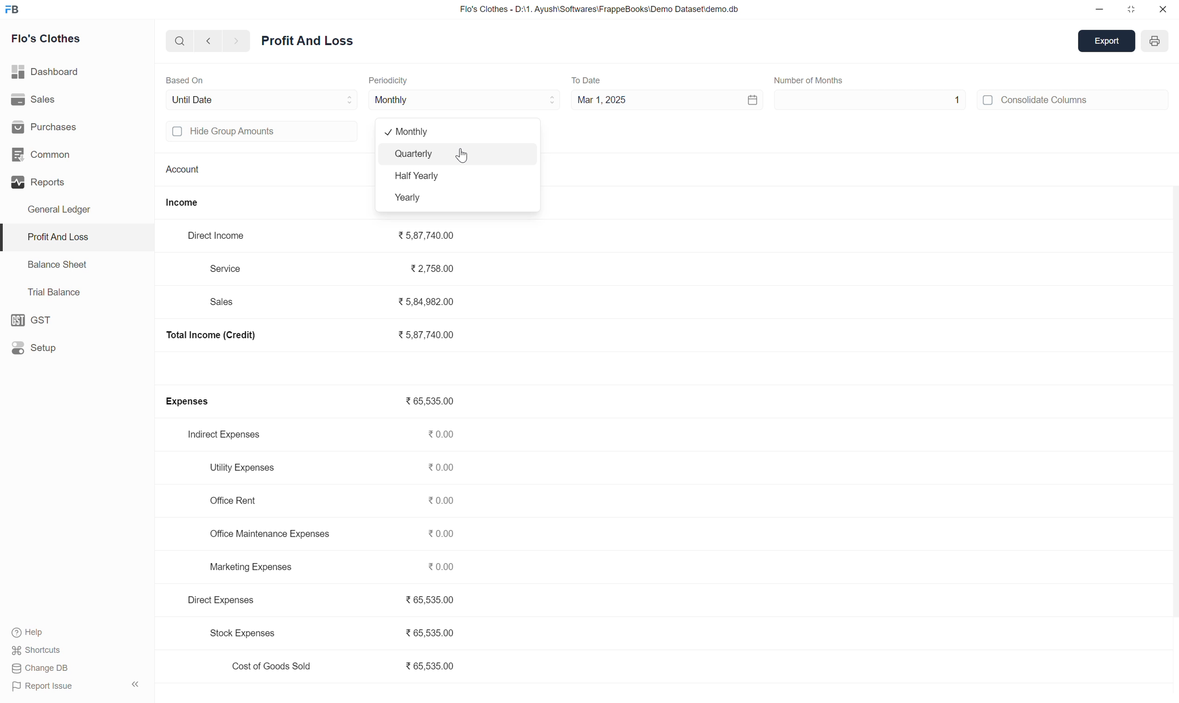  Describe the element at coordinates (247, 567) in the screenshot. I see `Marketing Expenses` at that location.